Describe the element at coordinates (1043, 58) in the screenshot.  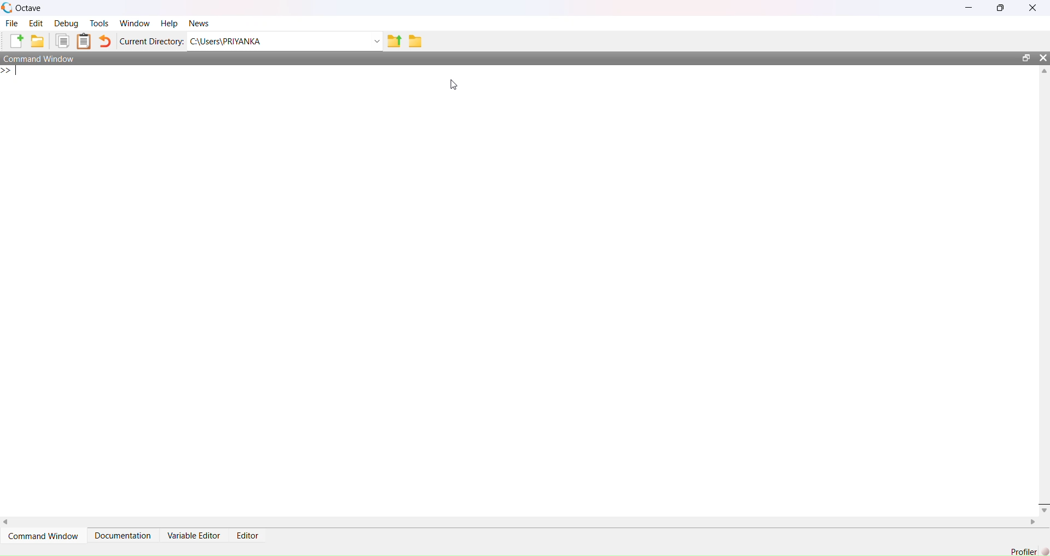
I see `Close` at that location.